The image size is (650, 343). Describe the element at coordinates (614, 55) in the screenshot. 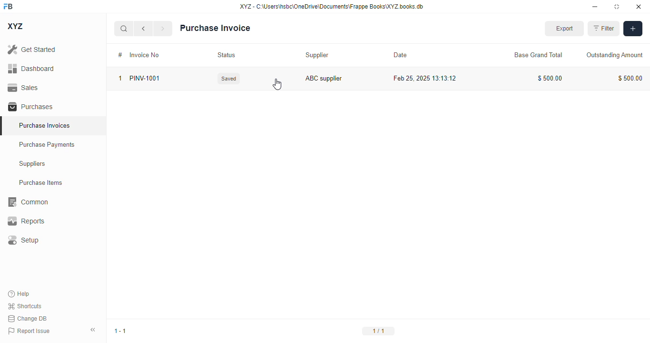

I see `outstanding amount` at that location.